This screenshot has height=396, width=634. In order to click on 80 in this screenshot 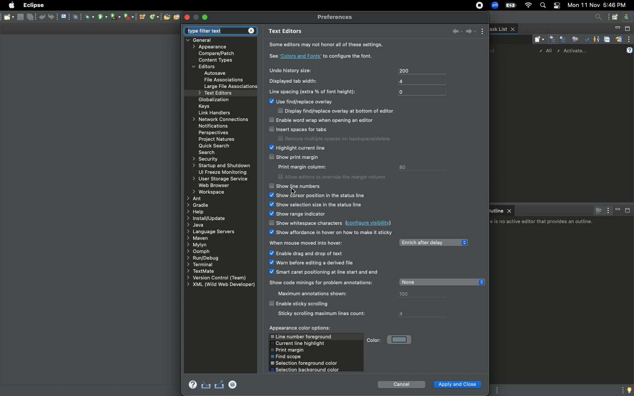, I will do `click(421, 167)`.